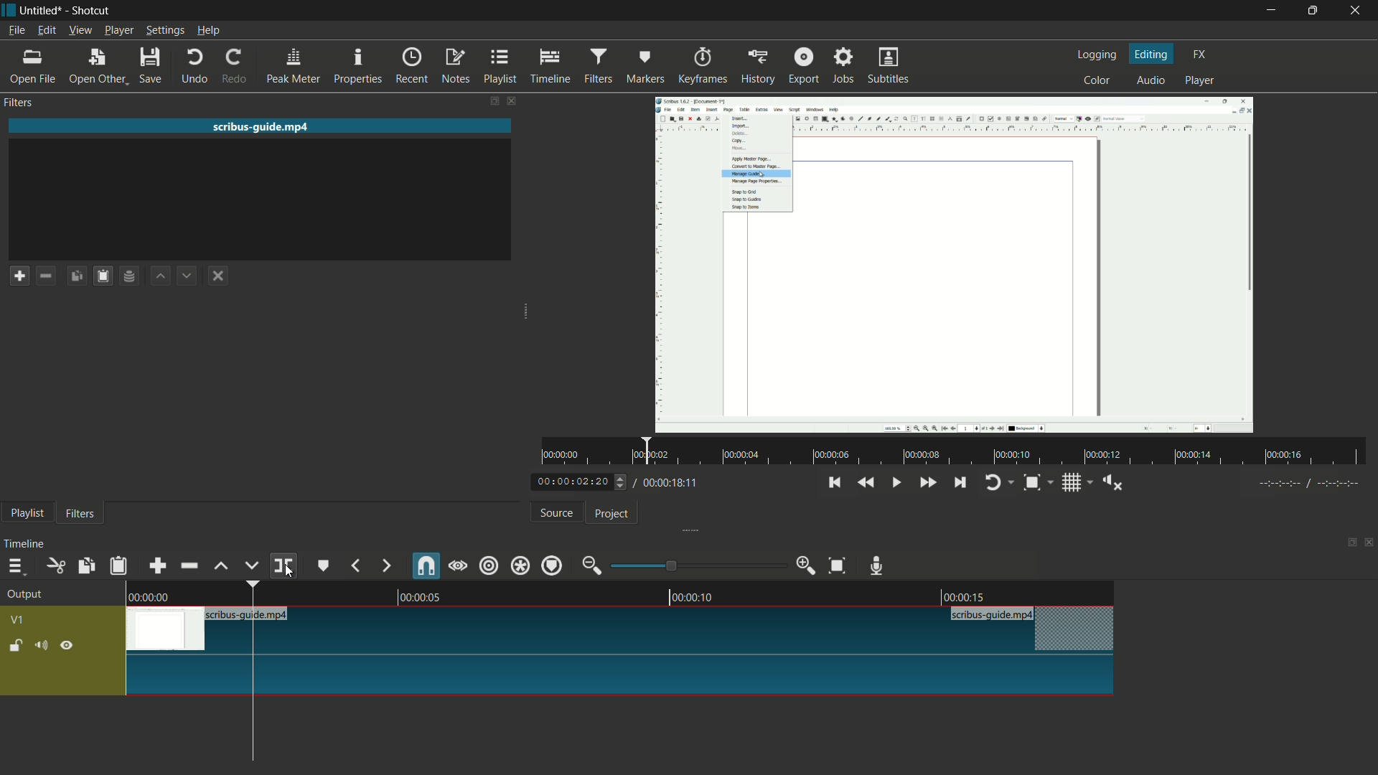 This screenshot has height=775, width=1378. What do you see at coordinates (24, 595) in the screenshot?
I see `output` at bounding box center [24, 595].